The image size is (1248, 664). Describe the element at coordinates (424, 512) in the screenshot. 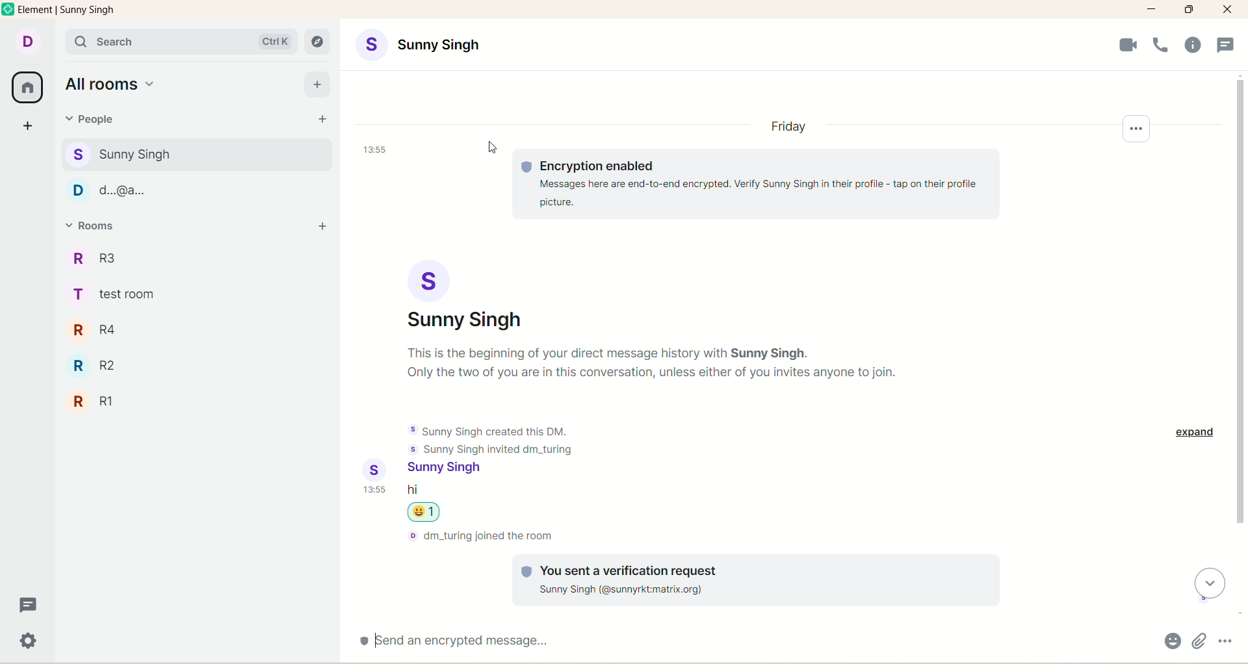

I see `Grinning face smiley added as reaction to text` at that location.